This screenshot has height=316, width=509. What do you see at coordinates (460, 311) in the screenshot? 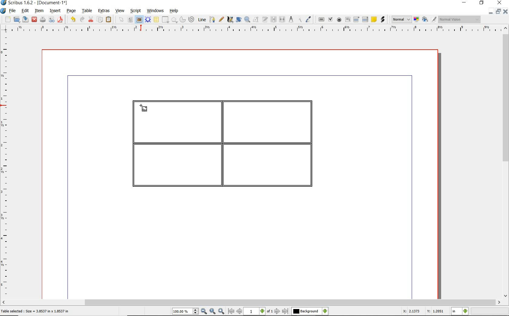
I see `select measurement` at bounding box center [460, 311].